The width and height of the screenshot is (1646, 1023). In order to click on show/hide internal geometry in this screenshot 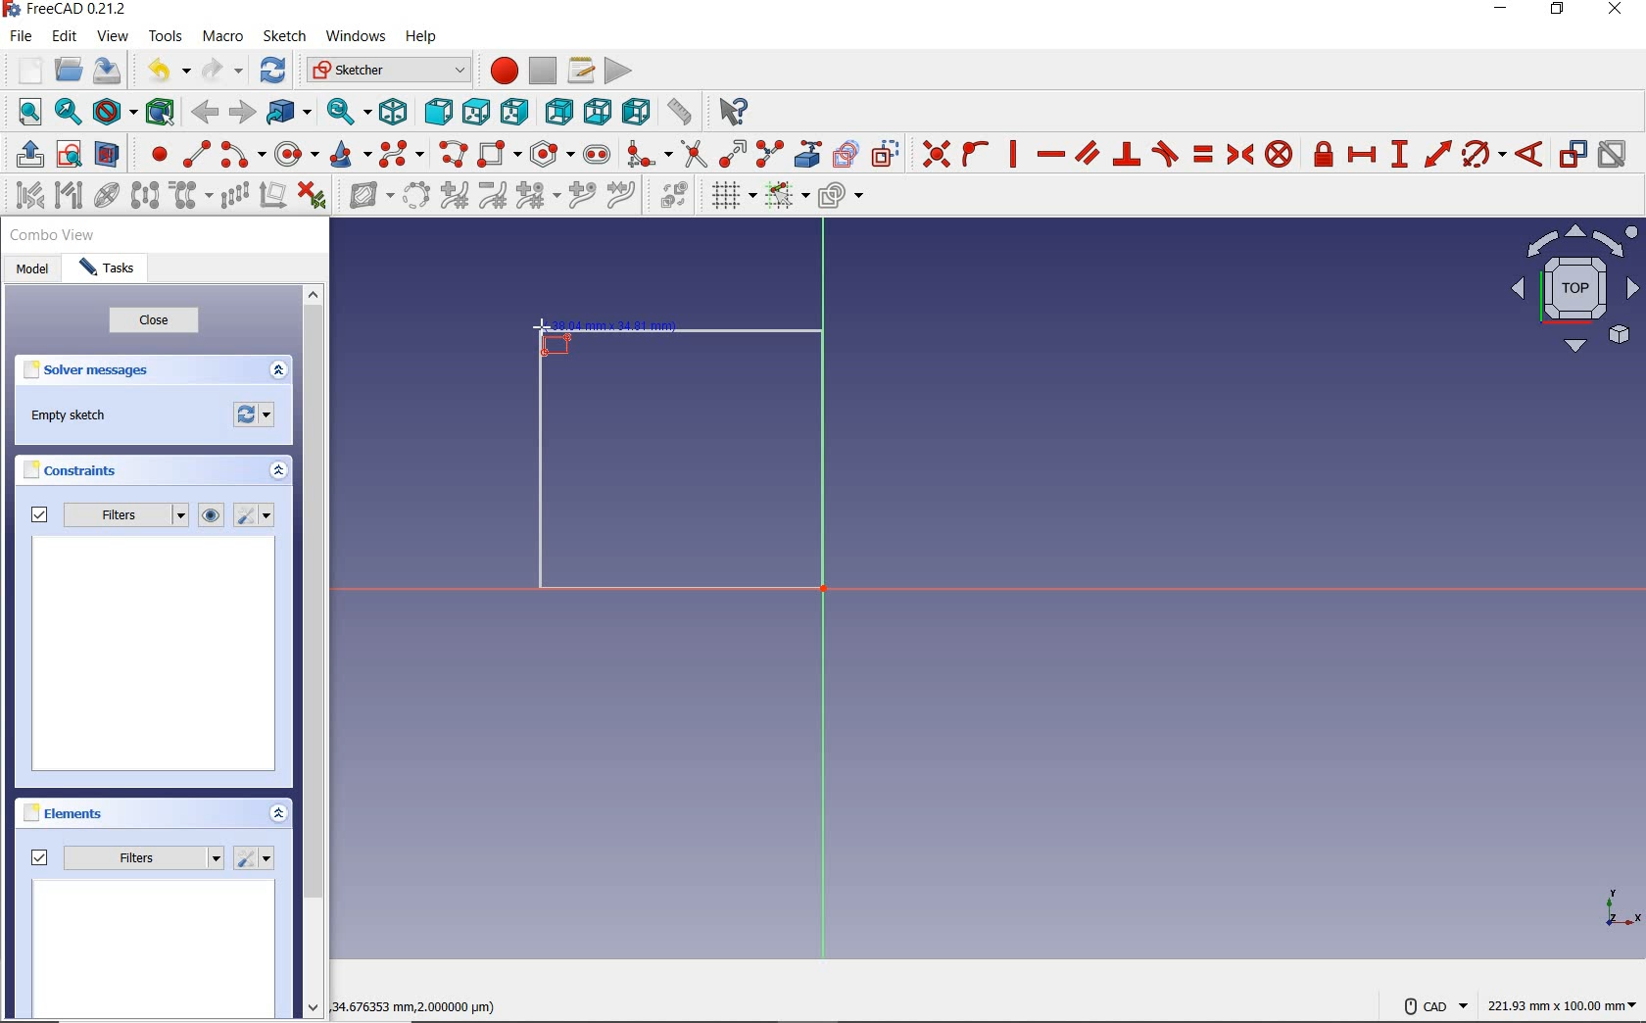, I will do `click(108, 198)`.